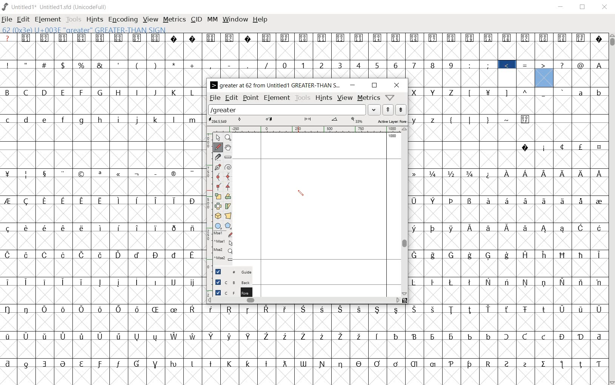 This screenshot has width=615, height=385. Describe the element at coordinates (305, 129) in the screenshot. I see `ruler` at that location.